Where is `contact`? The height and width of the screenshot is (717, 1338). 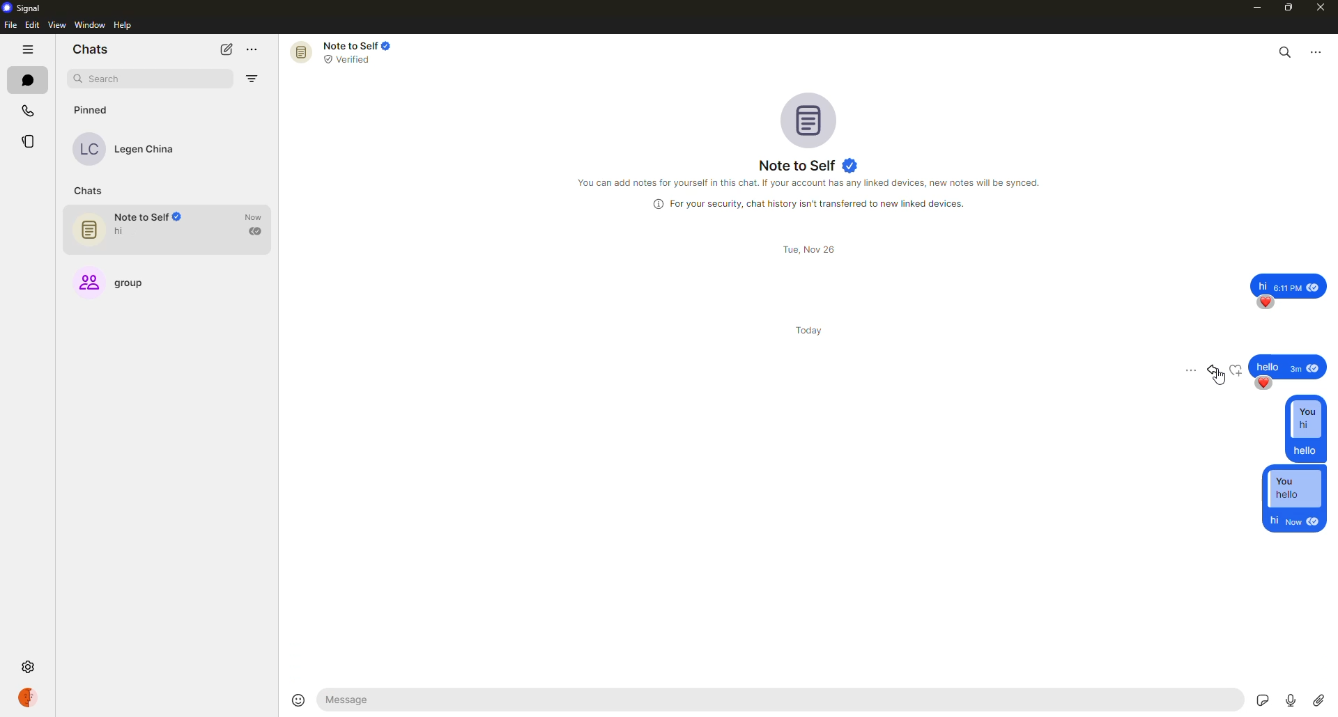
contact is located at coordinates (134, 149).